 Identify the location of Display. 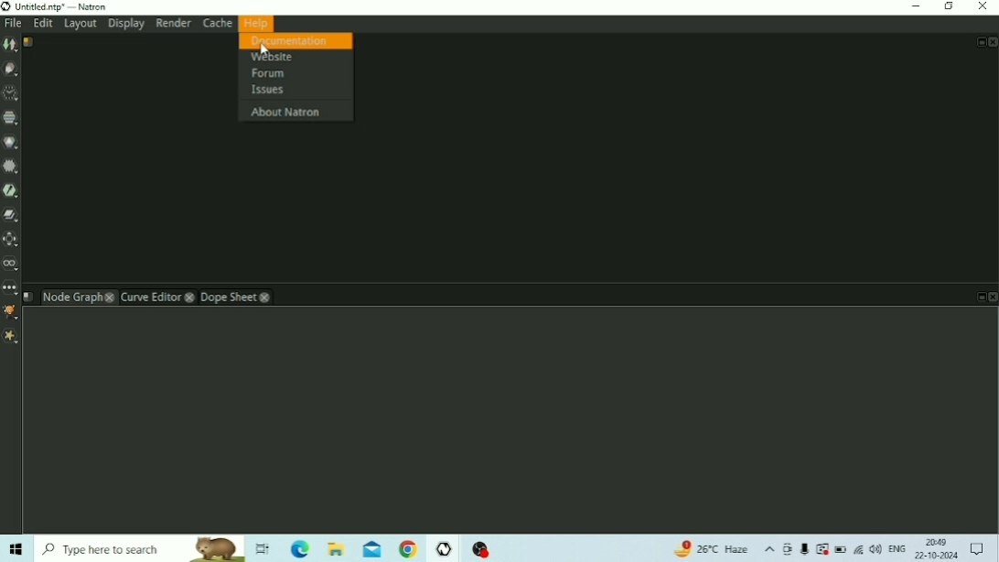
(124, 25).